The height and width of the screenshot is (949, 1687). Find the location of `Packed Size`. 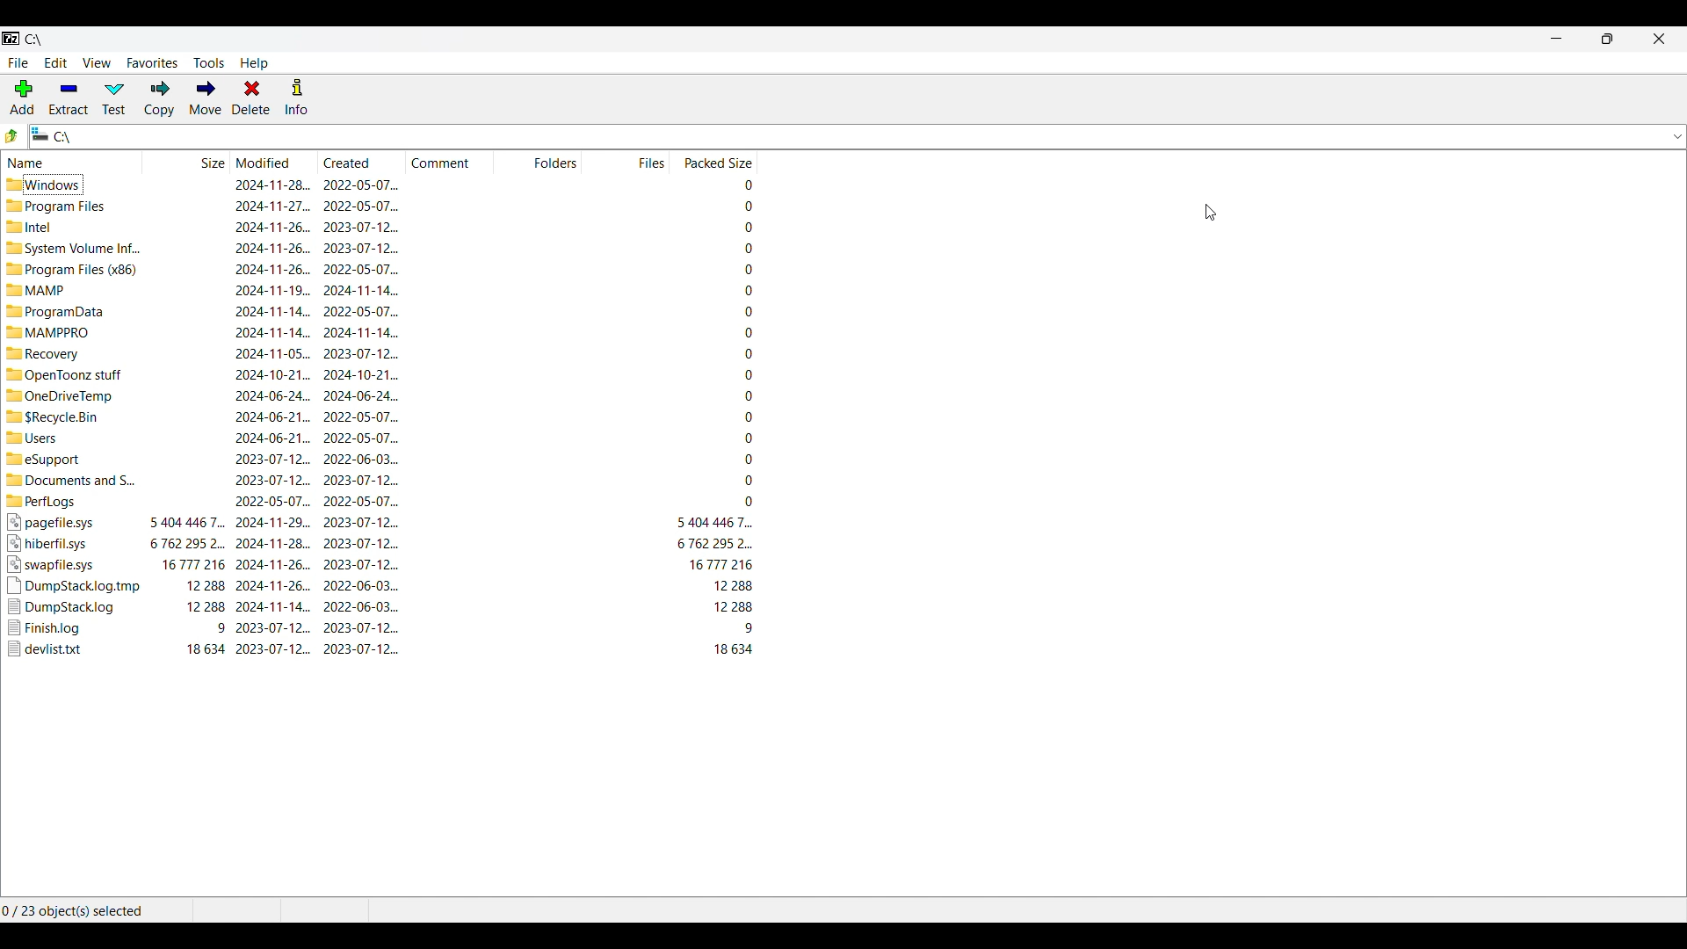

Packed Size is located at coordinates (714, 418).